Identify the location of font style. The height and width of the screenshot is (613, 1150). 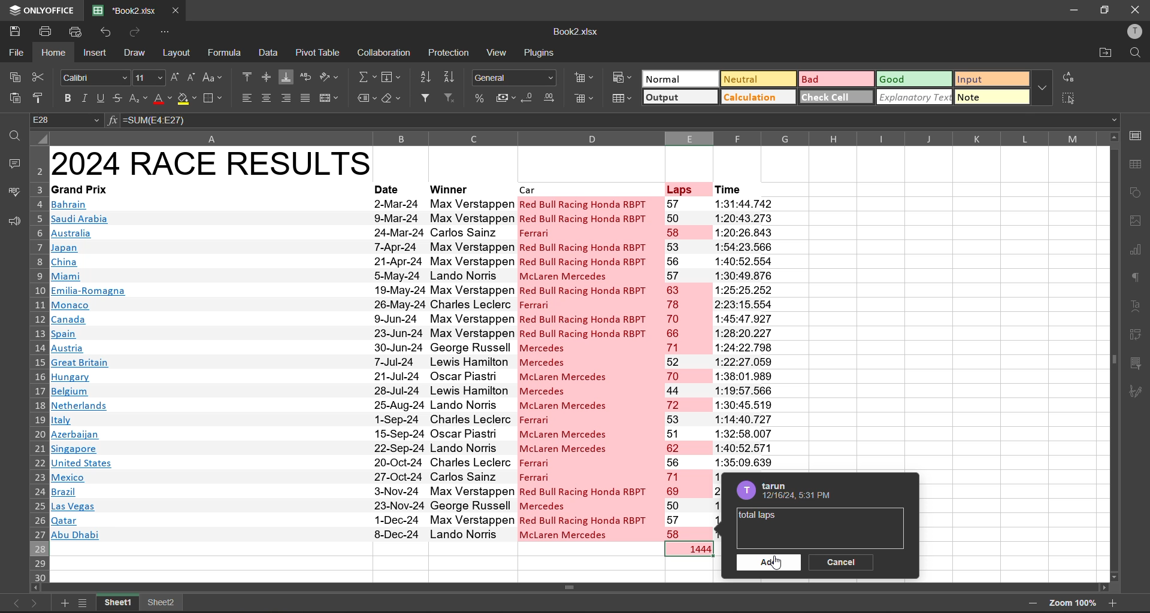
(94, 78).